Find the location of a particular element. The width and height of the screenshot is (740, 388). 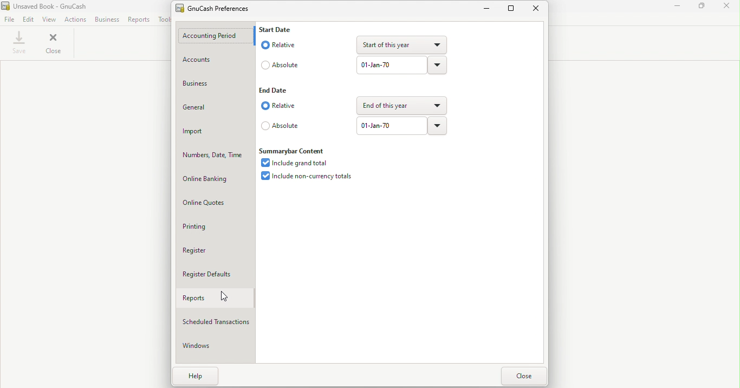

Close is located at coordinates (539, 10).